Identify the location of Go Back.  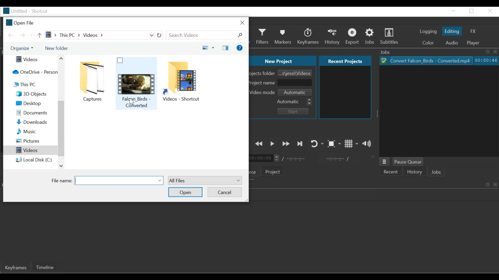
(12, 35).